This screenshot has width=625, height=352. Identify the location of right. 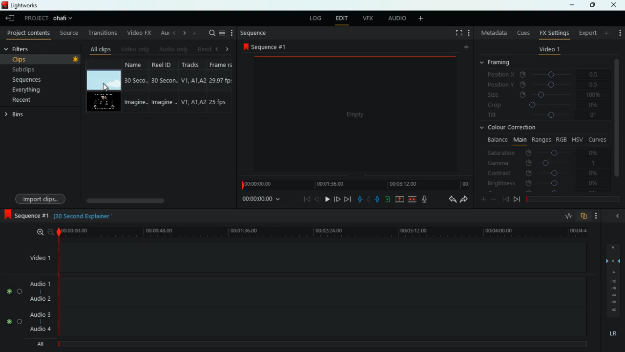
(227, 49).